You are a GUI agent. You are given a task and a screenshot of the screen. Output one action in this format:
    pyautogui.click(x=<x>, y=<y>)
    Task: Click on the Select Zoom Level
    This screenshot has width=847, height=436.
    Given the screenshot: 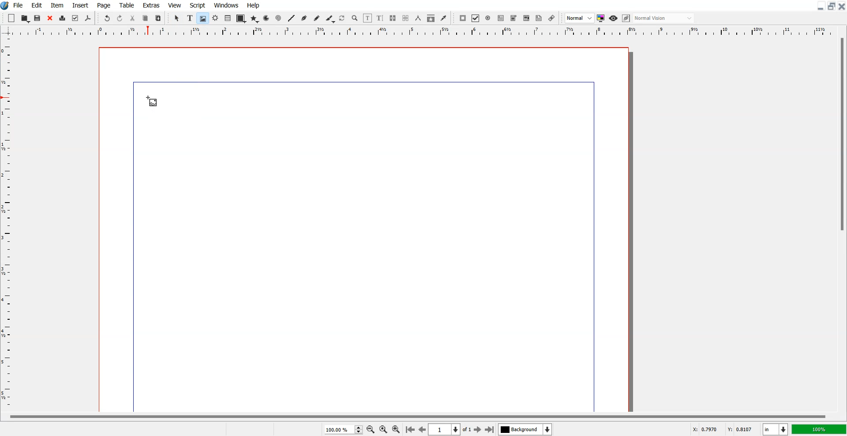 What is the action you would take?
    pyautogui.click(x=343, y=429)
    